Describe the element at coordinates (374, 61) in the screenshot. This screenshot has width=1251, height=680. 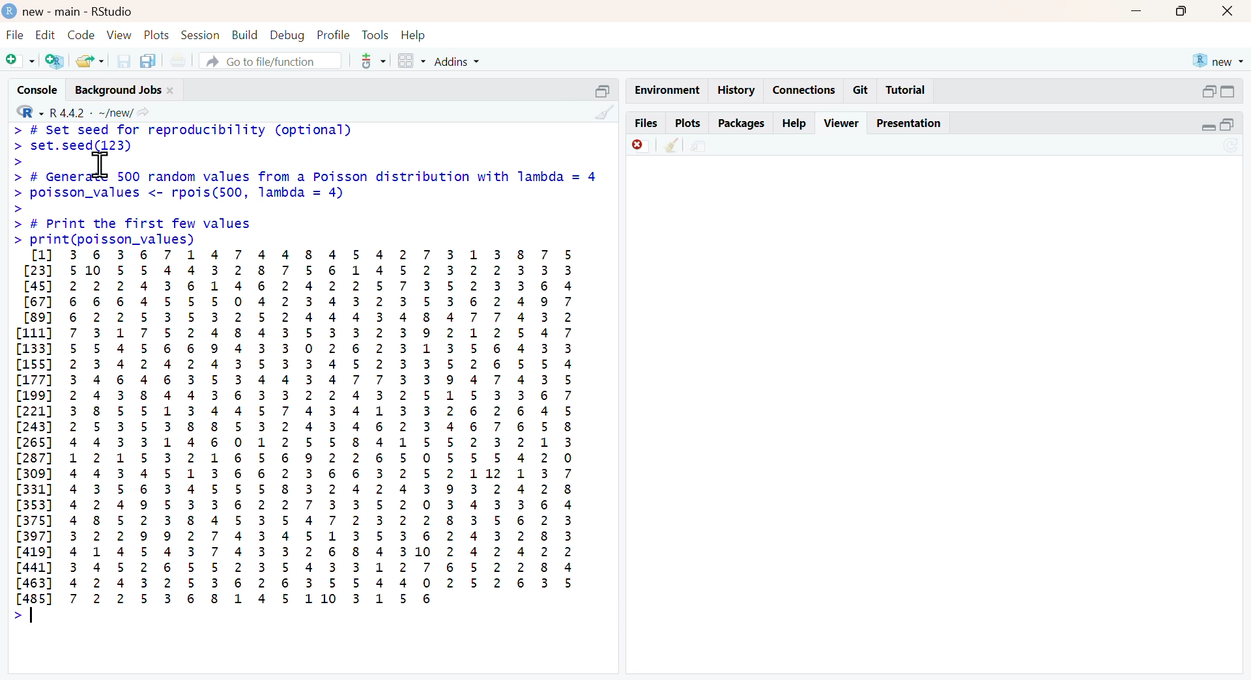
I see `tools` at that location.